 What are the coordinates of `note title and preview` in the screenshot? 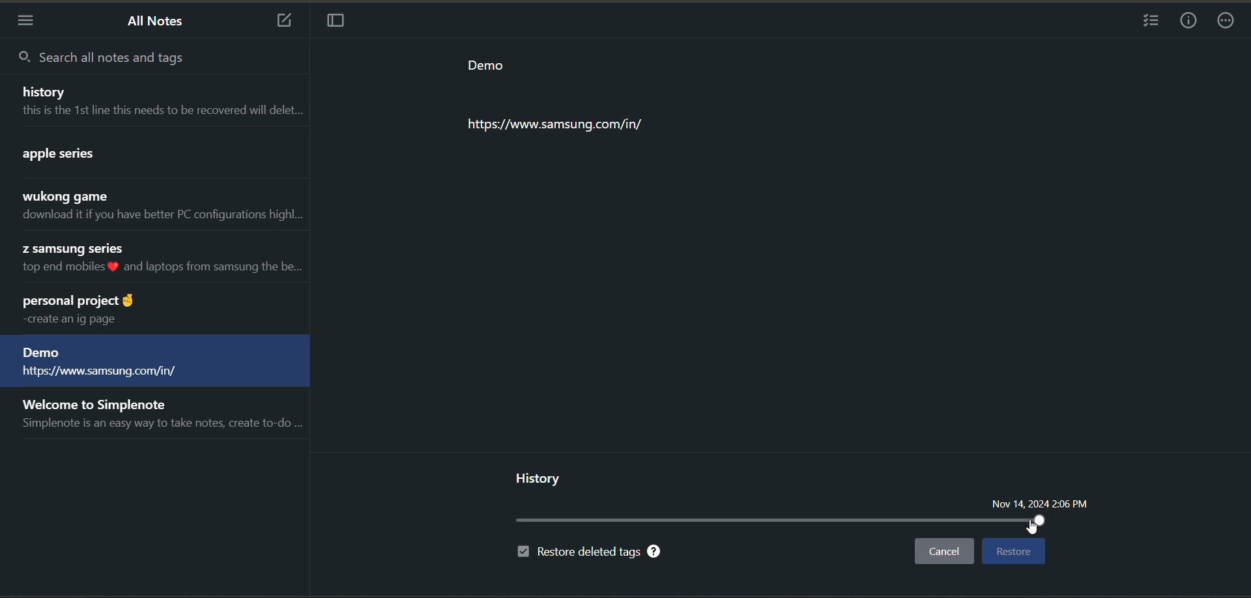 It's located at (155, 100).